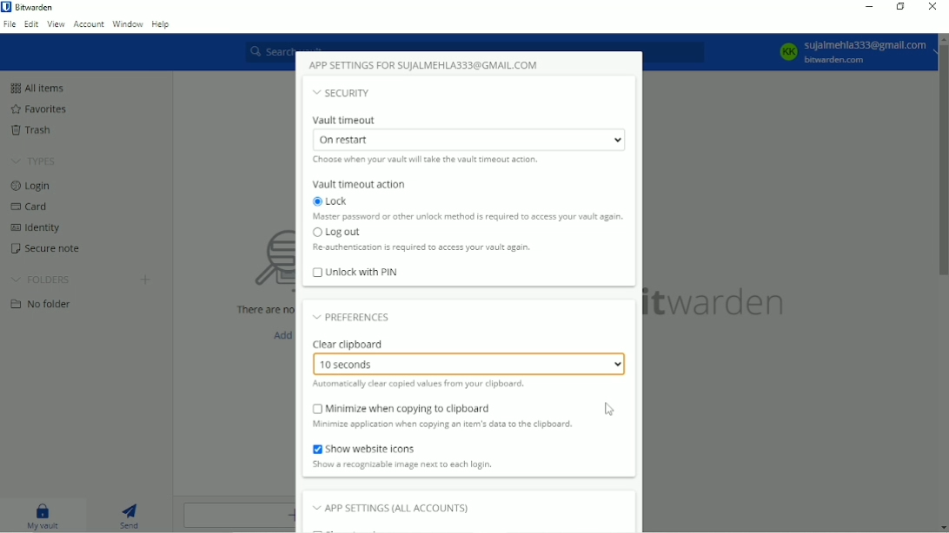 Image resolution: width=949 pixels, height=533 pixels. I want to click on Card, so click(35, 207).